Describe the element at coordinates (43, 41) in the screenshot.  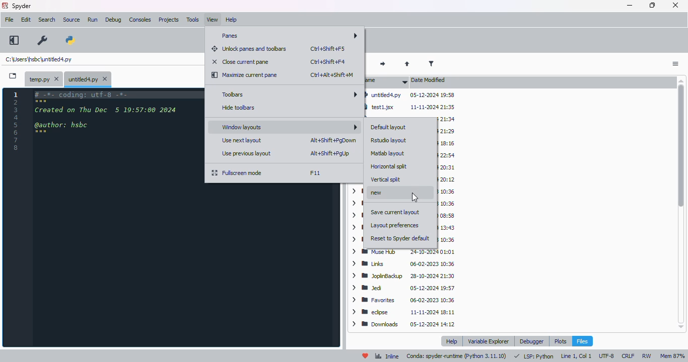
I see `preferences` at that location.